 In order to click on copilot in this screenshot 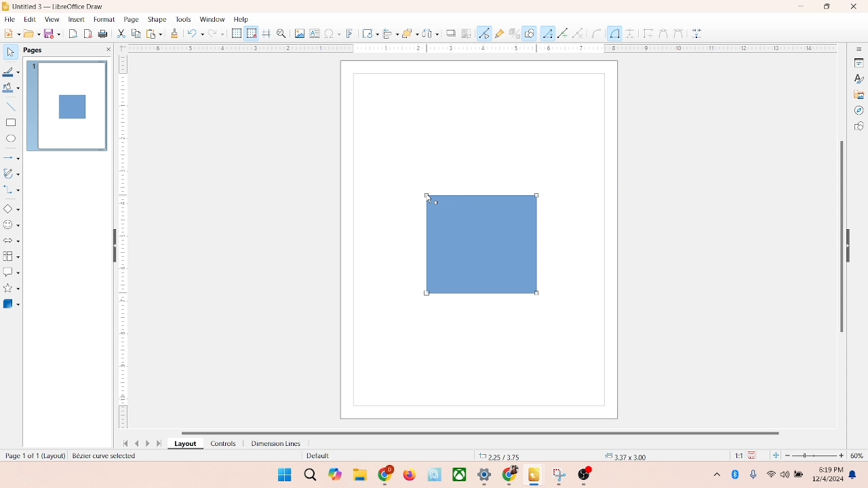, I will do `click(336, 474)`.